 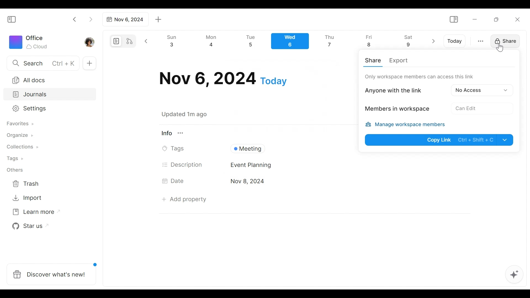 What do you see at coordinates (91, 19) in the screenshot?
I see `Click to go forward` at bounding box center [91, 19].